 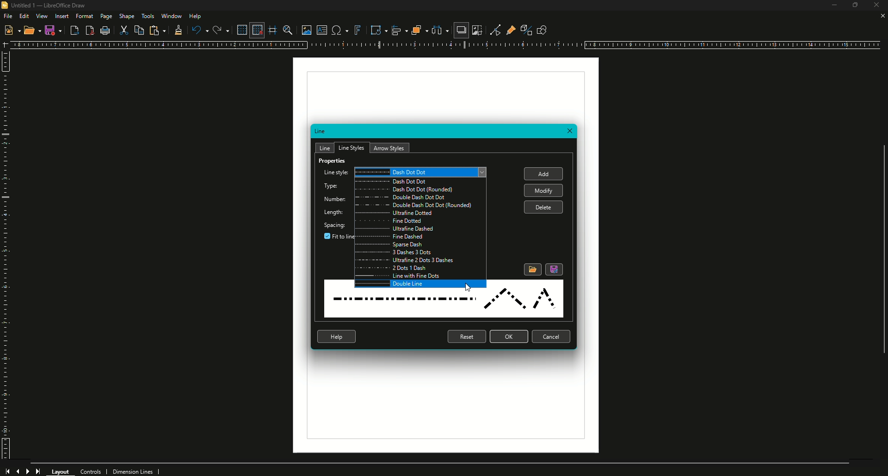 What do you see at coordinates (421, 230) in the screenshot?
I see `Ultrafine Dashed` at bounding box center [421, 230].